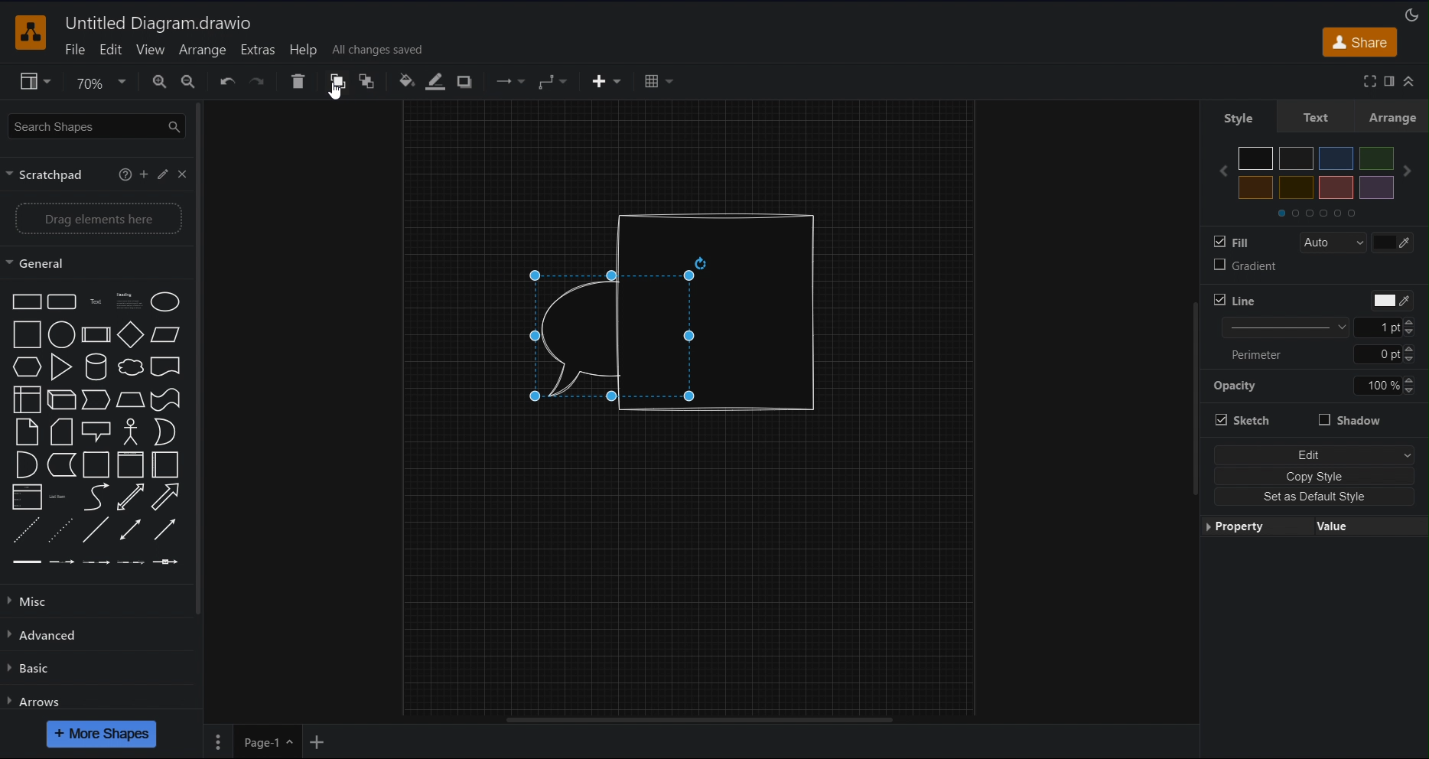 The height and width of the screenshot is (759, 1429). I want to click on Zoom, so click(99, 81).